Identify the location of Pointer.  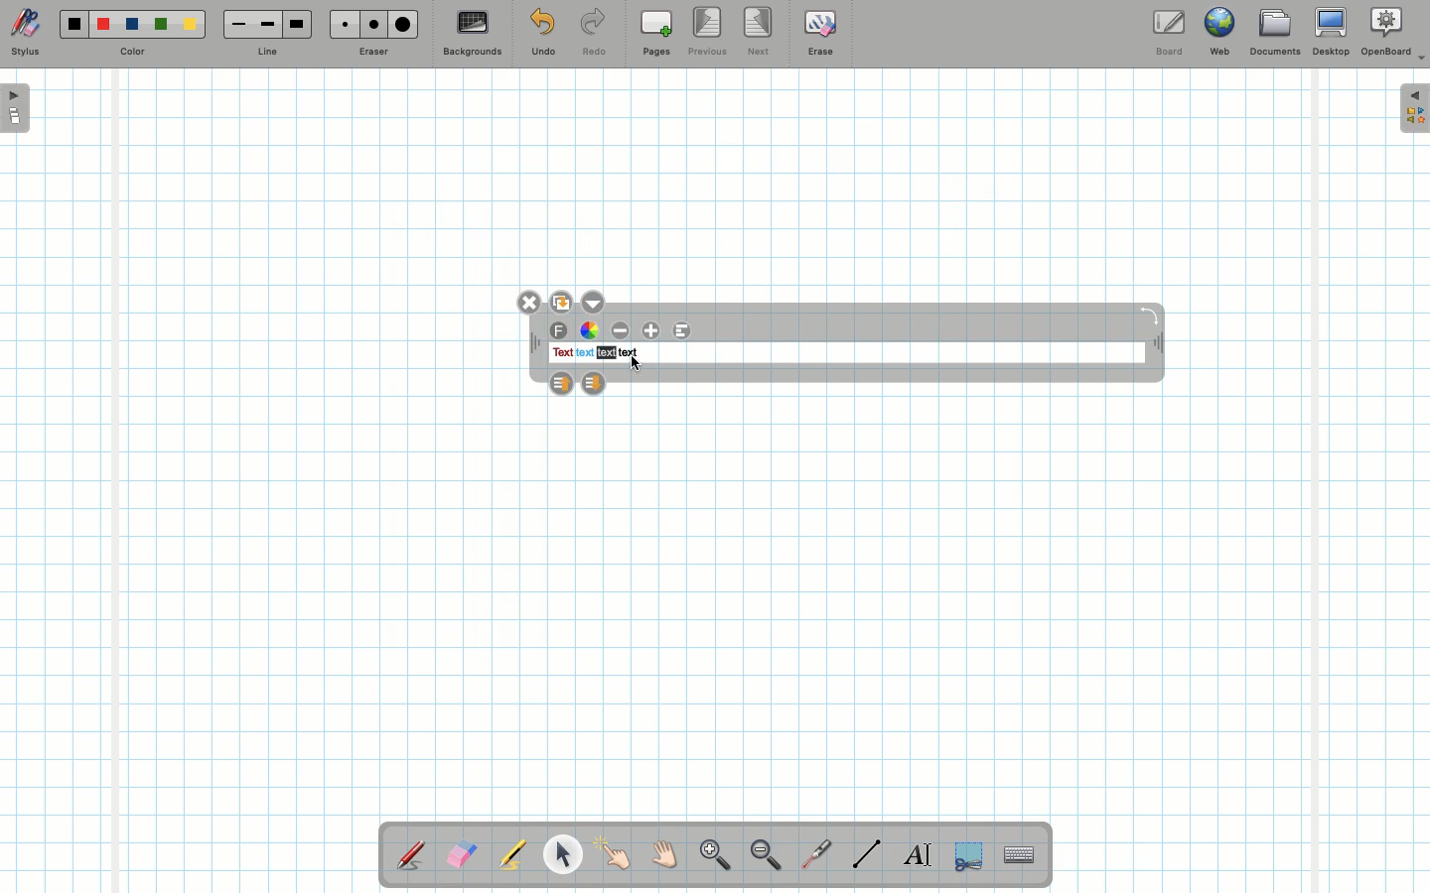
(562, 854).